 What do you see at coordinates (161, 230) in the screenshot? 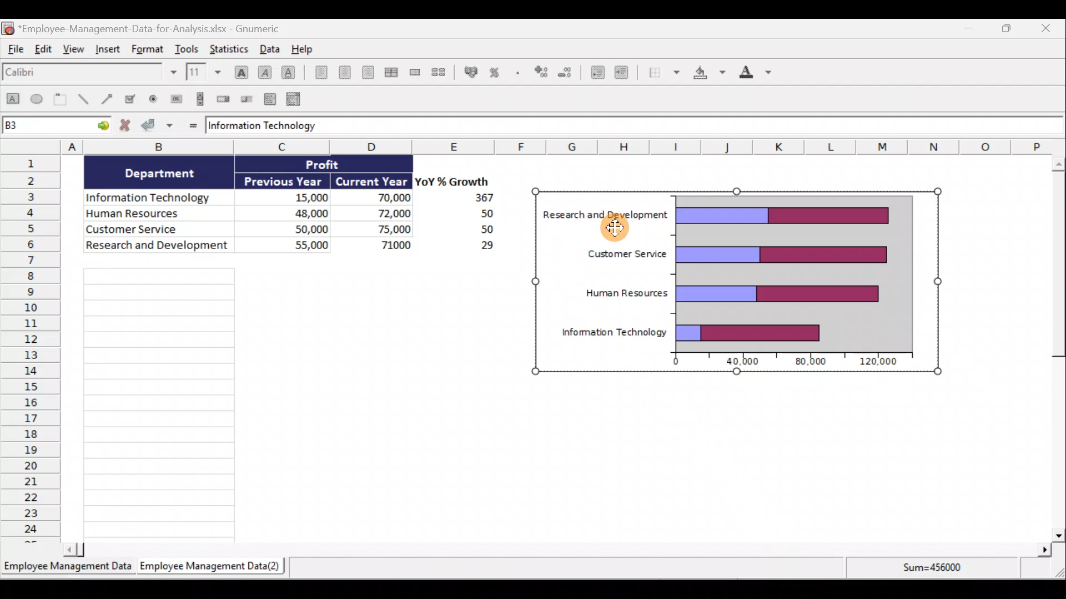
I see `Customer Service` at bounding box center [161, 230].